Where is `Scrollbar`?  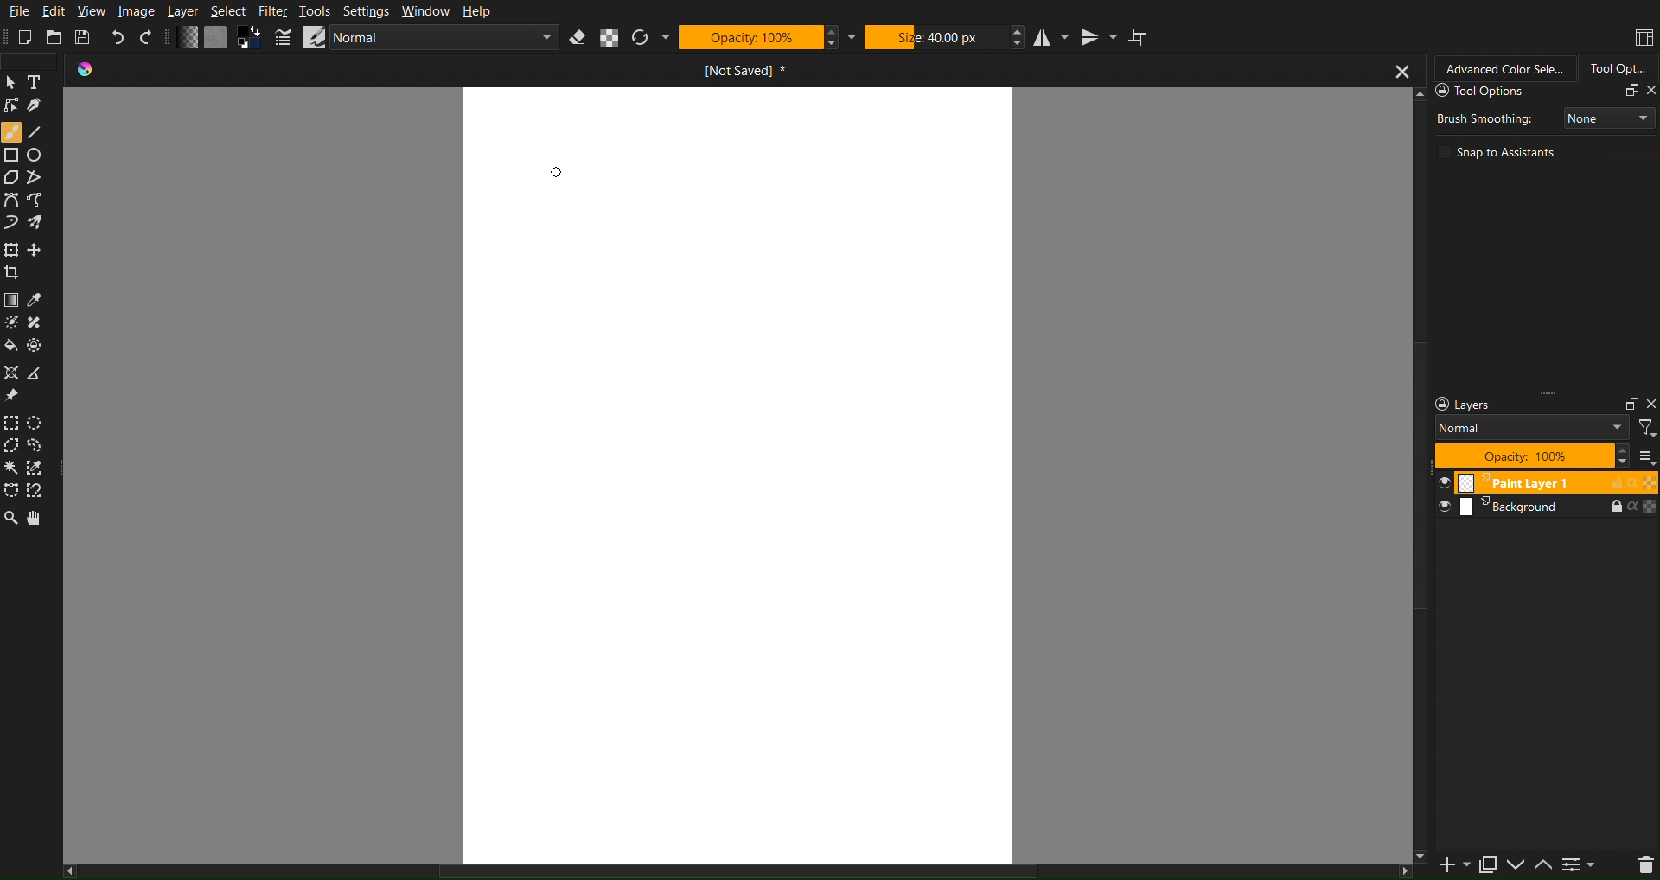 Scrollbar is located at coordinates (748, 871).